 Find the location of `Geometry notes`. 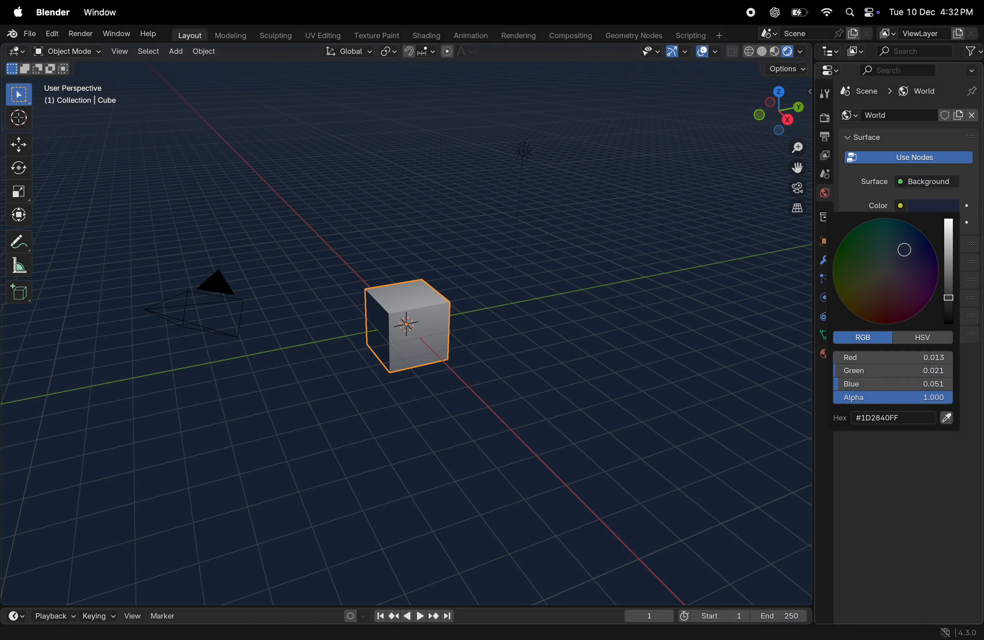

Geometry notes is located at coordinates (633, 35).